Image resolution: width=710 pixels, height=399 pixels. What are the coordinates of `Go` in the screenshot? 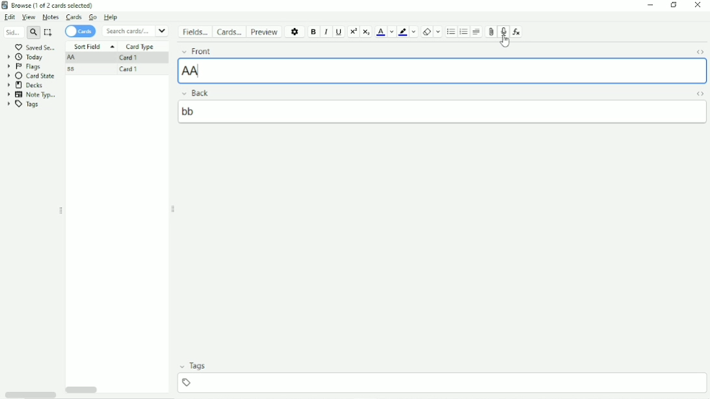 It's located at (93, 17).